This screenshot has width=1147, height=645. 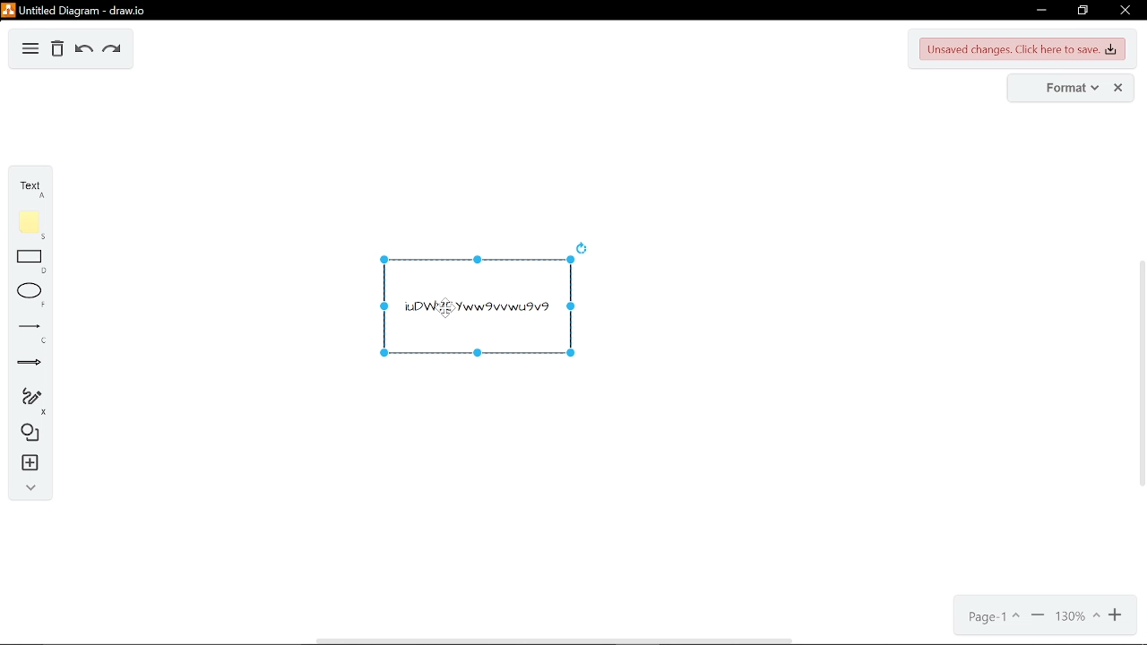 I want to click on diagram, so click(x=30, y=50).